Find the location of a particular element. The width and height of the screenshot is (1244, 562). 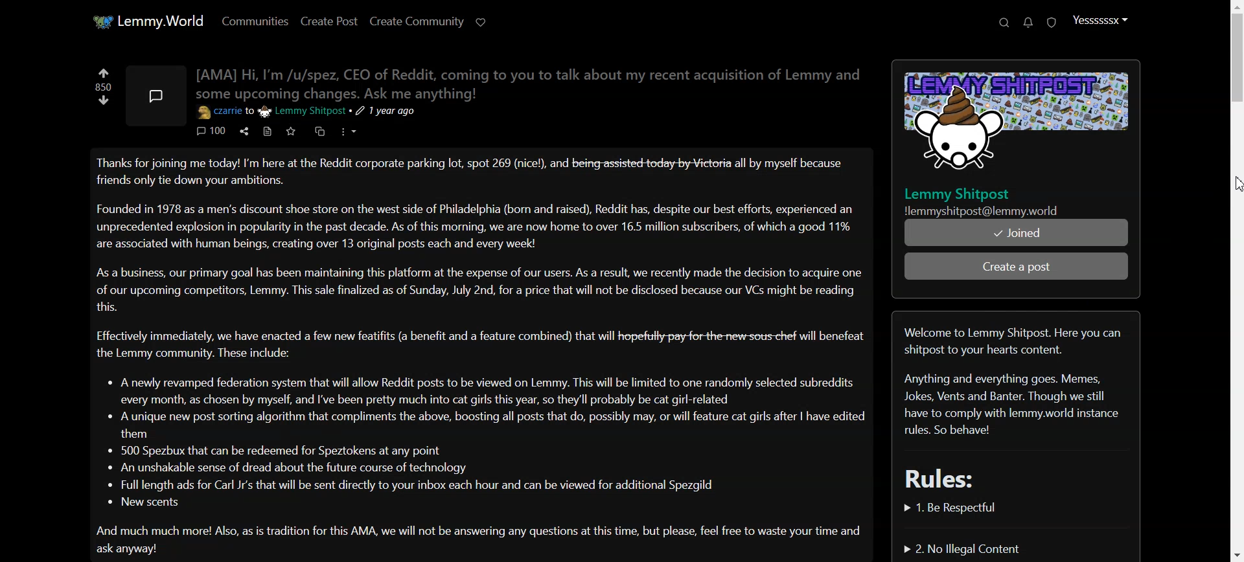

Vertical scroll bar is located at coordinates (1235, 281).